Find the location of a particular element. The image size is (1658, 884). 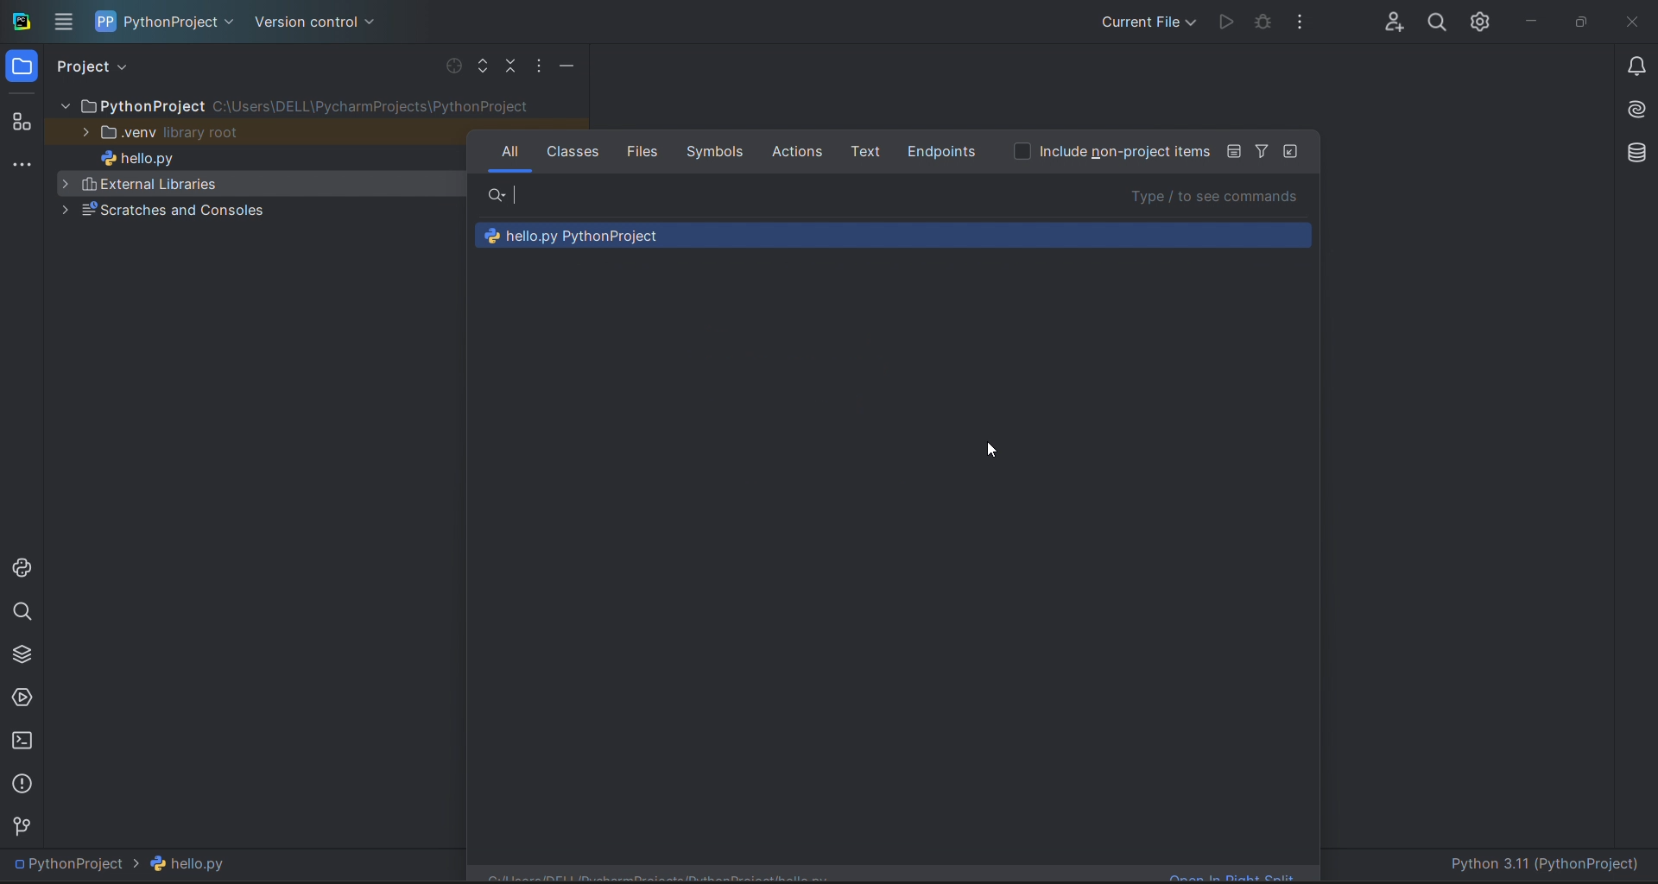

fi is located at coordinates (644, 153).